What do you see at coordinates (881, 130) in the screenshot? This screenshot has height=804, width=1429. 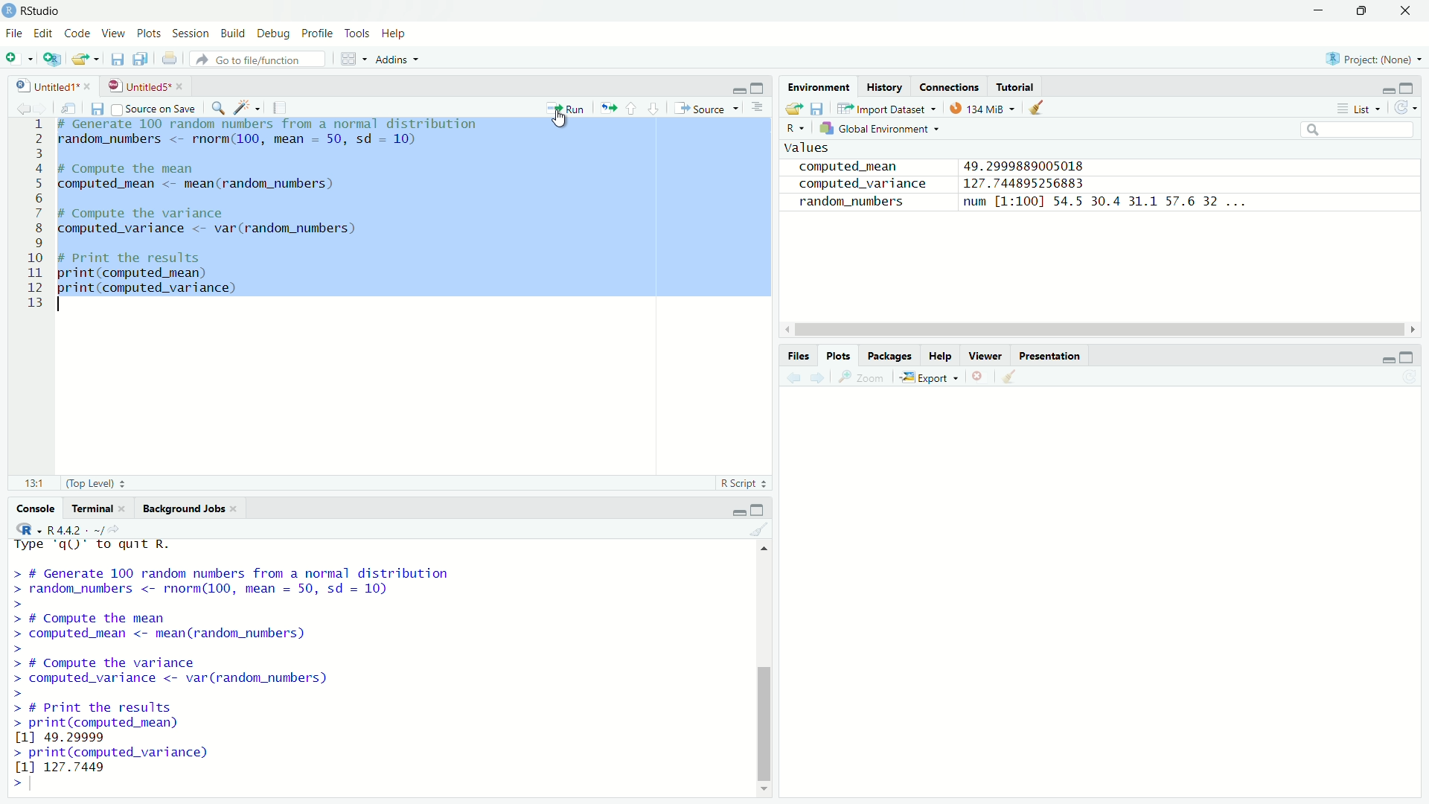 I see `global environment` at bounding box center [881, 130].